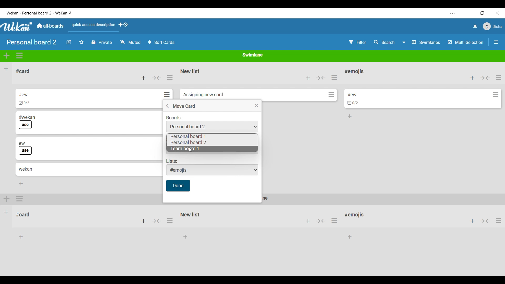 The width and height of the screenshot is (505, 284). Describe the element at coordinates (92, 27) in the screenshot. I see `Quick access description` at that location.